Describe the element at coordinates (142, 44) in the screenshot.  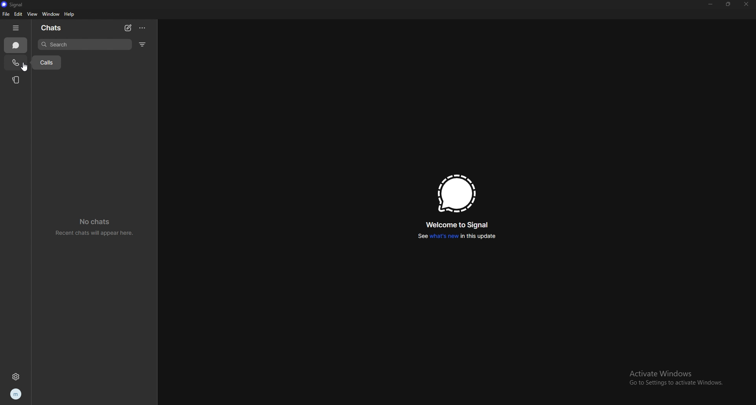
I see `filter` at that location.